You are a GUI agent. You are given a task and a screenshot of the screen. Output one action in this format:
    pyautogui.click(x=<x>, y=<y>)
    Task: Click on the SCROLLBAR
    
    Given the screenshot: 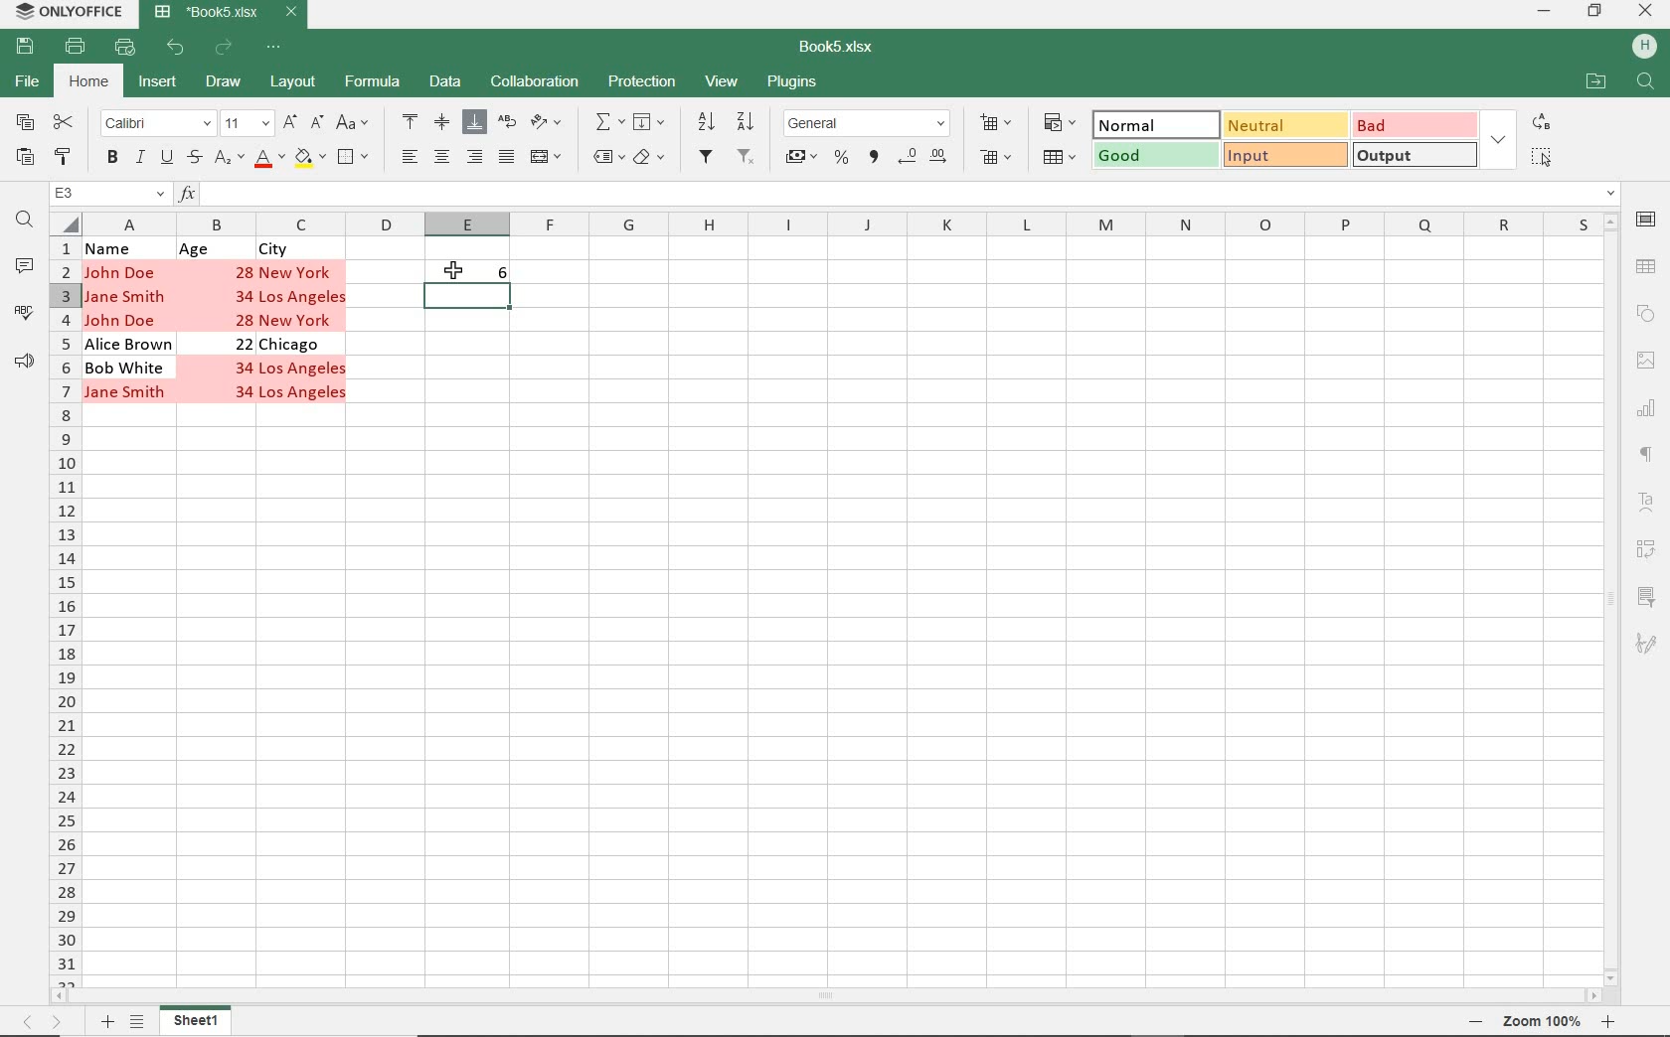 What is the action you would take?
    pyautogui.click(x=823, y=996)
    